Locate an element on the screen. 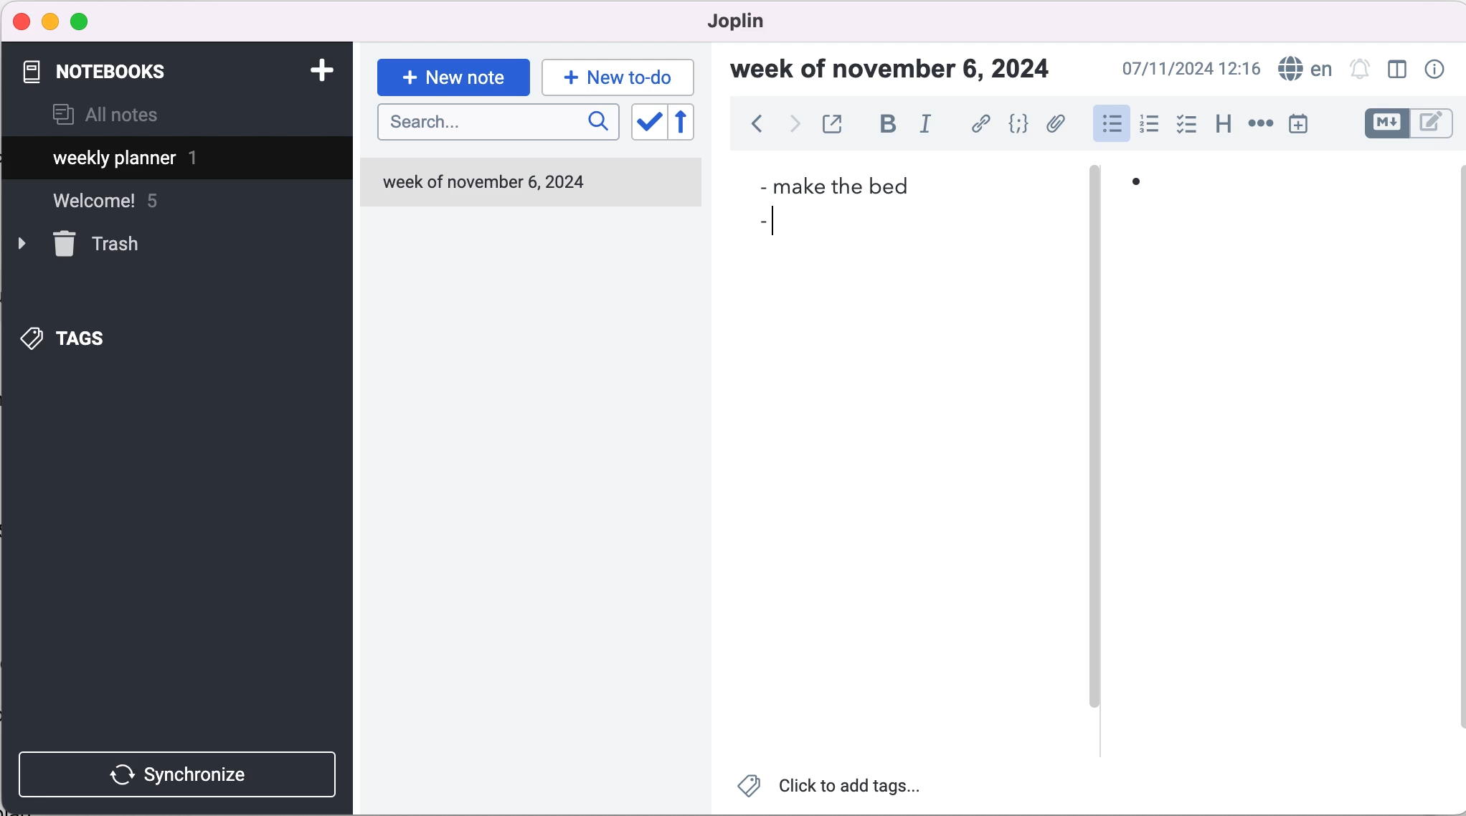 Image resolution: width=1466 pixels, height=816 pixels. toggle editor layout is located at coordinates (1401, 71).